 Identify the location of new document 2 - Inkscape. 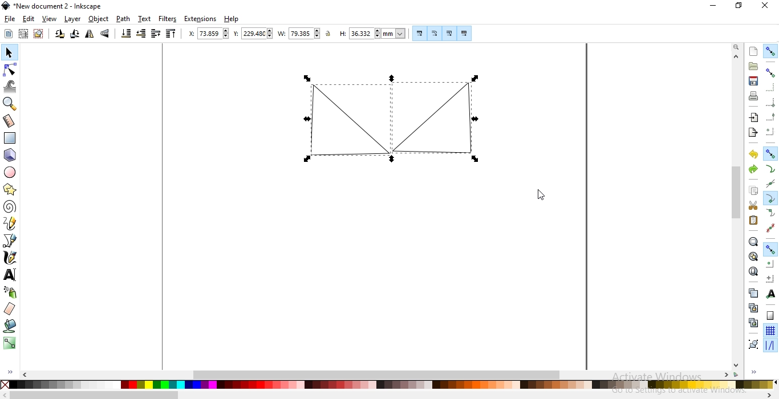
(56, 5).